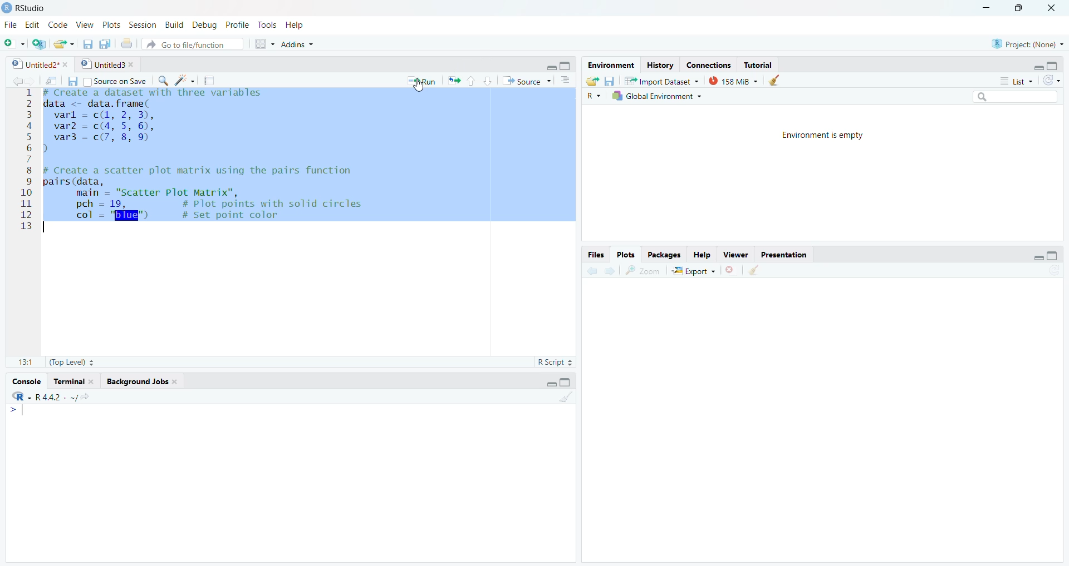  Describe the element at coordinates (17, 80) in the screenshot. I see `forward/backward` at that location.